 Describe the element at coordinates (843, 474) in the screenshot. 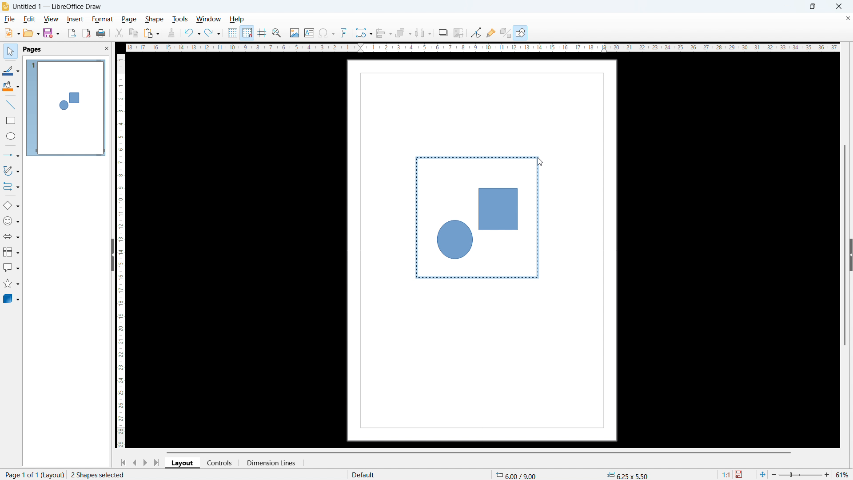

I see `zoom level` at that location.